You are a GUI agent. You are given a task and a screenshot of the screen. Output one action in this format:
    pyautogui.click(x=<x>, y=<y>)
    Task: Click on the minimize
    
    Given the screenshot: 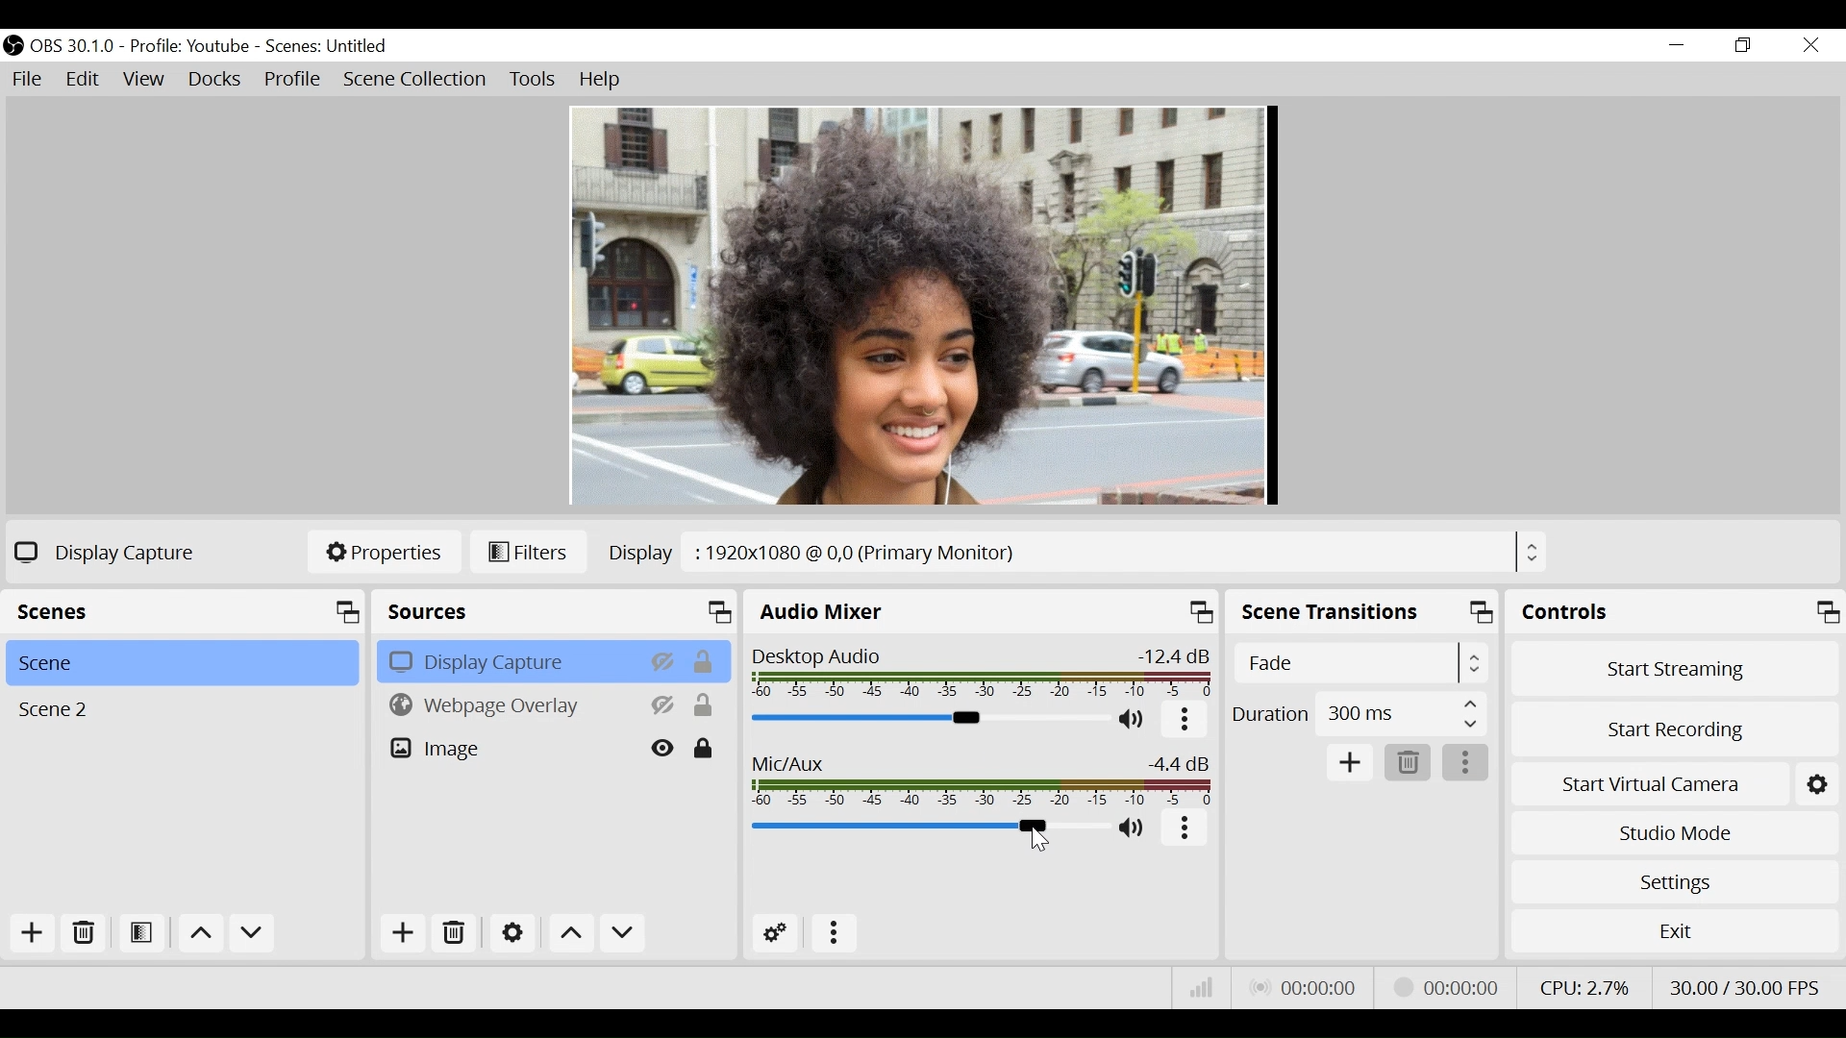 What is the action you would take?
    pyautogui.click(x=1677, y=44)
    